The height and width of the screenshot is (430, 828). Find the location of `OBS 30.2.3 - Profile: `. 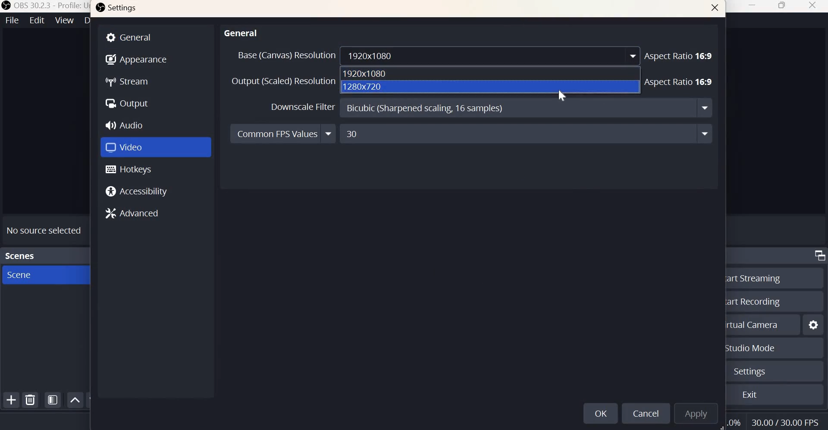

OBS 30.2.3 - Profile:  is located at coordinates (42, 6).